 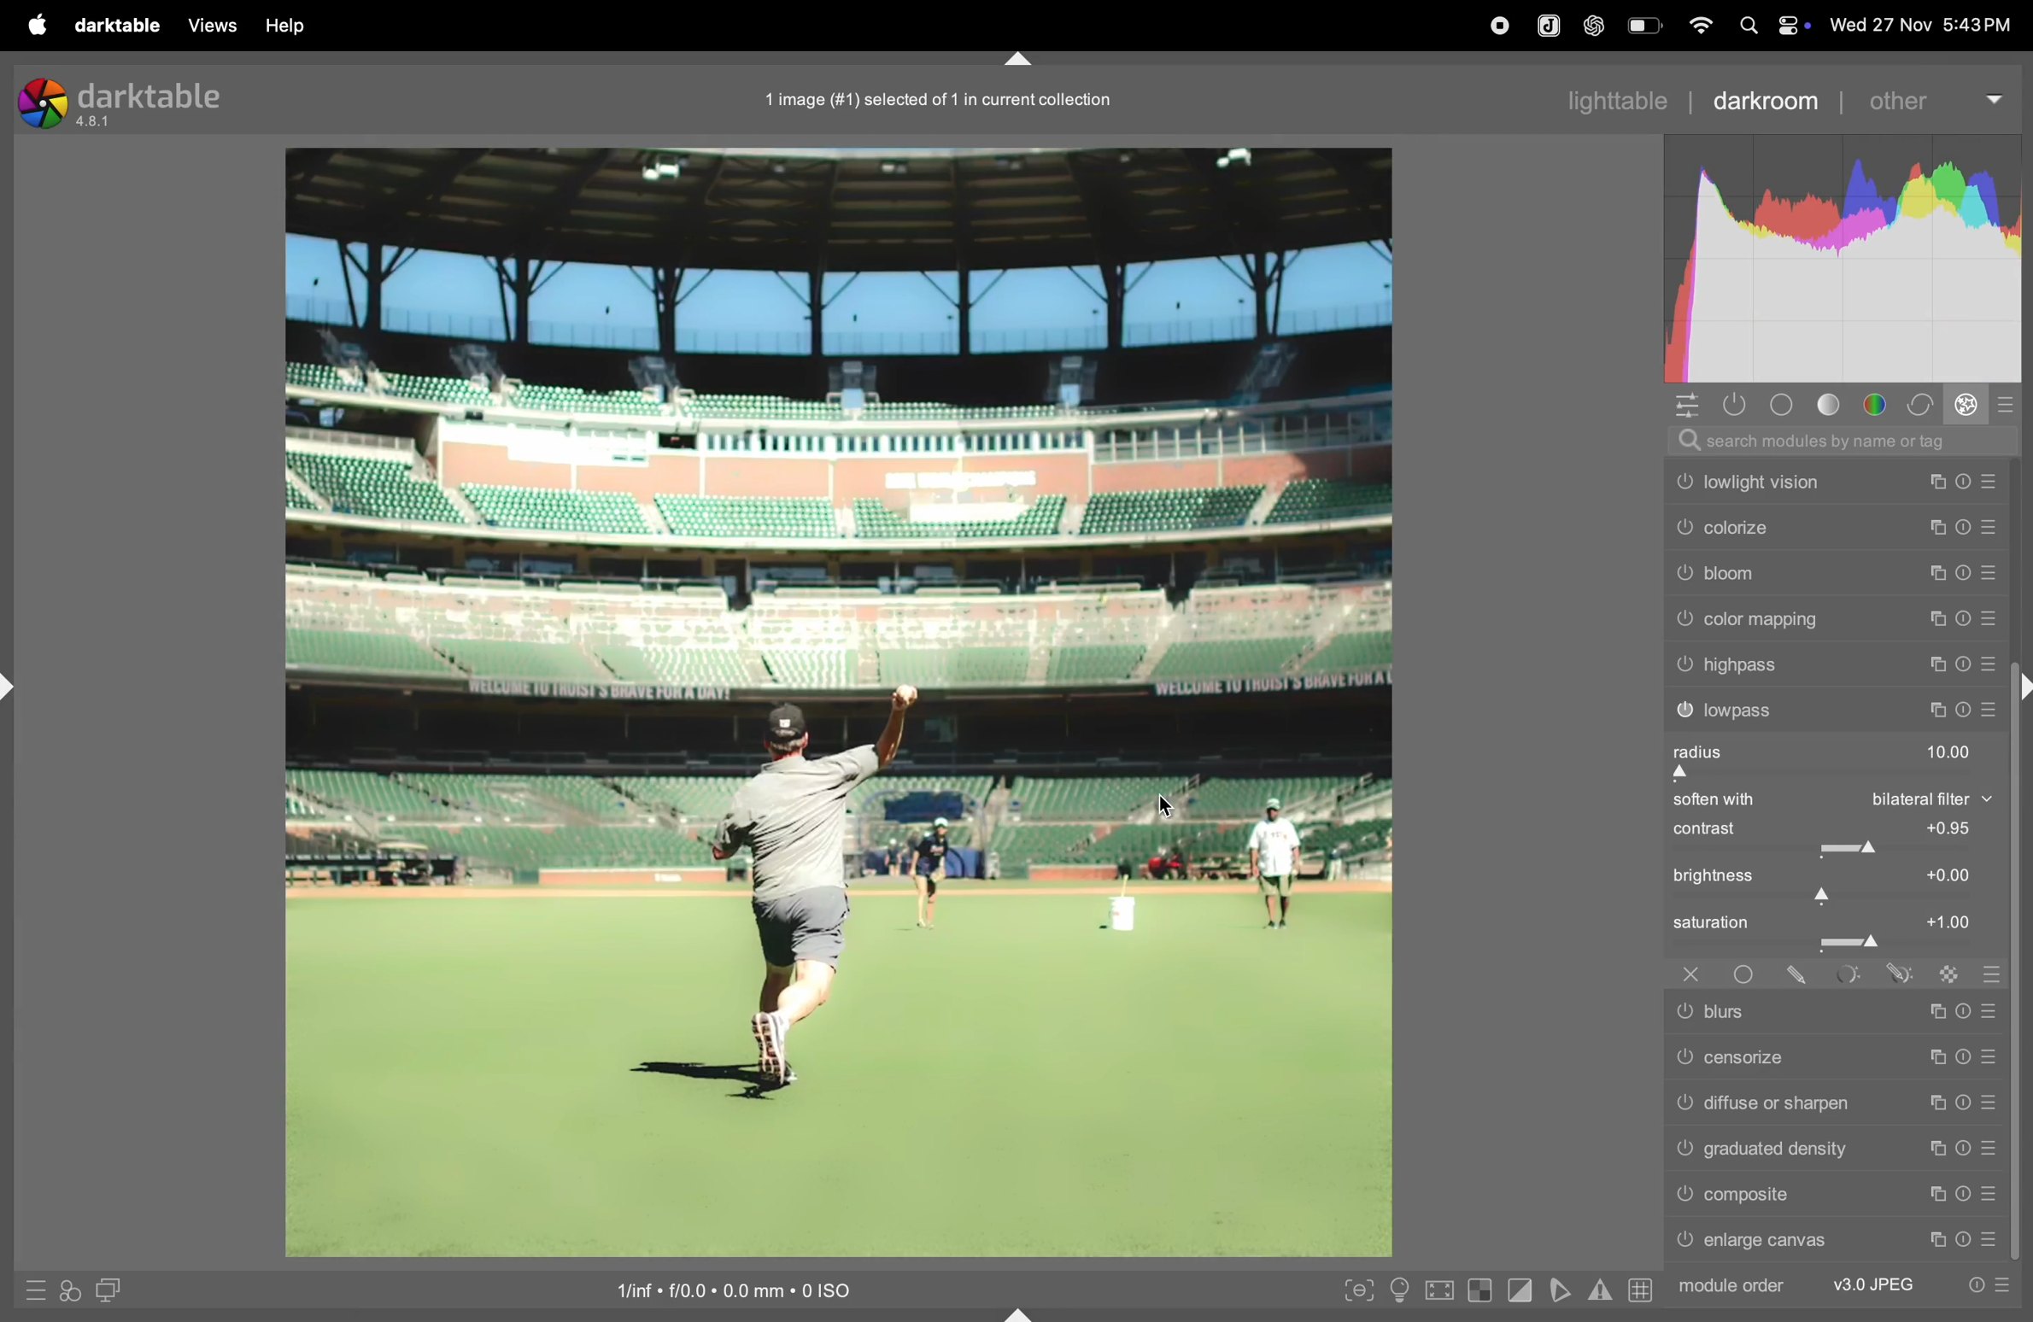 I want to click on toggle iso, so click(x=1403, y=1291).